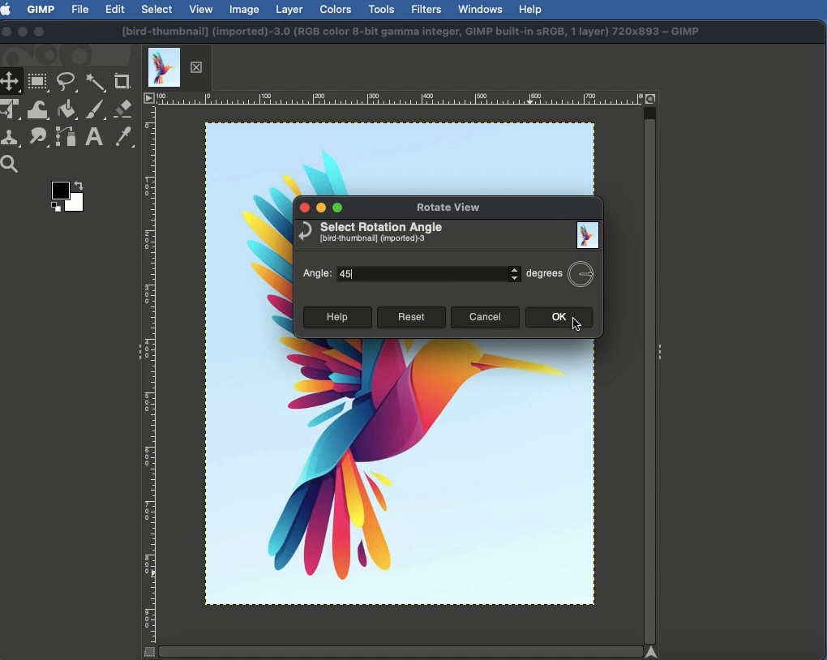 This screenshot has width=827, height=660. I want to click on Reset, so click(411, 317).